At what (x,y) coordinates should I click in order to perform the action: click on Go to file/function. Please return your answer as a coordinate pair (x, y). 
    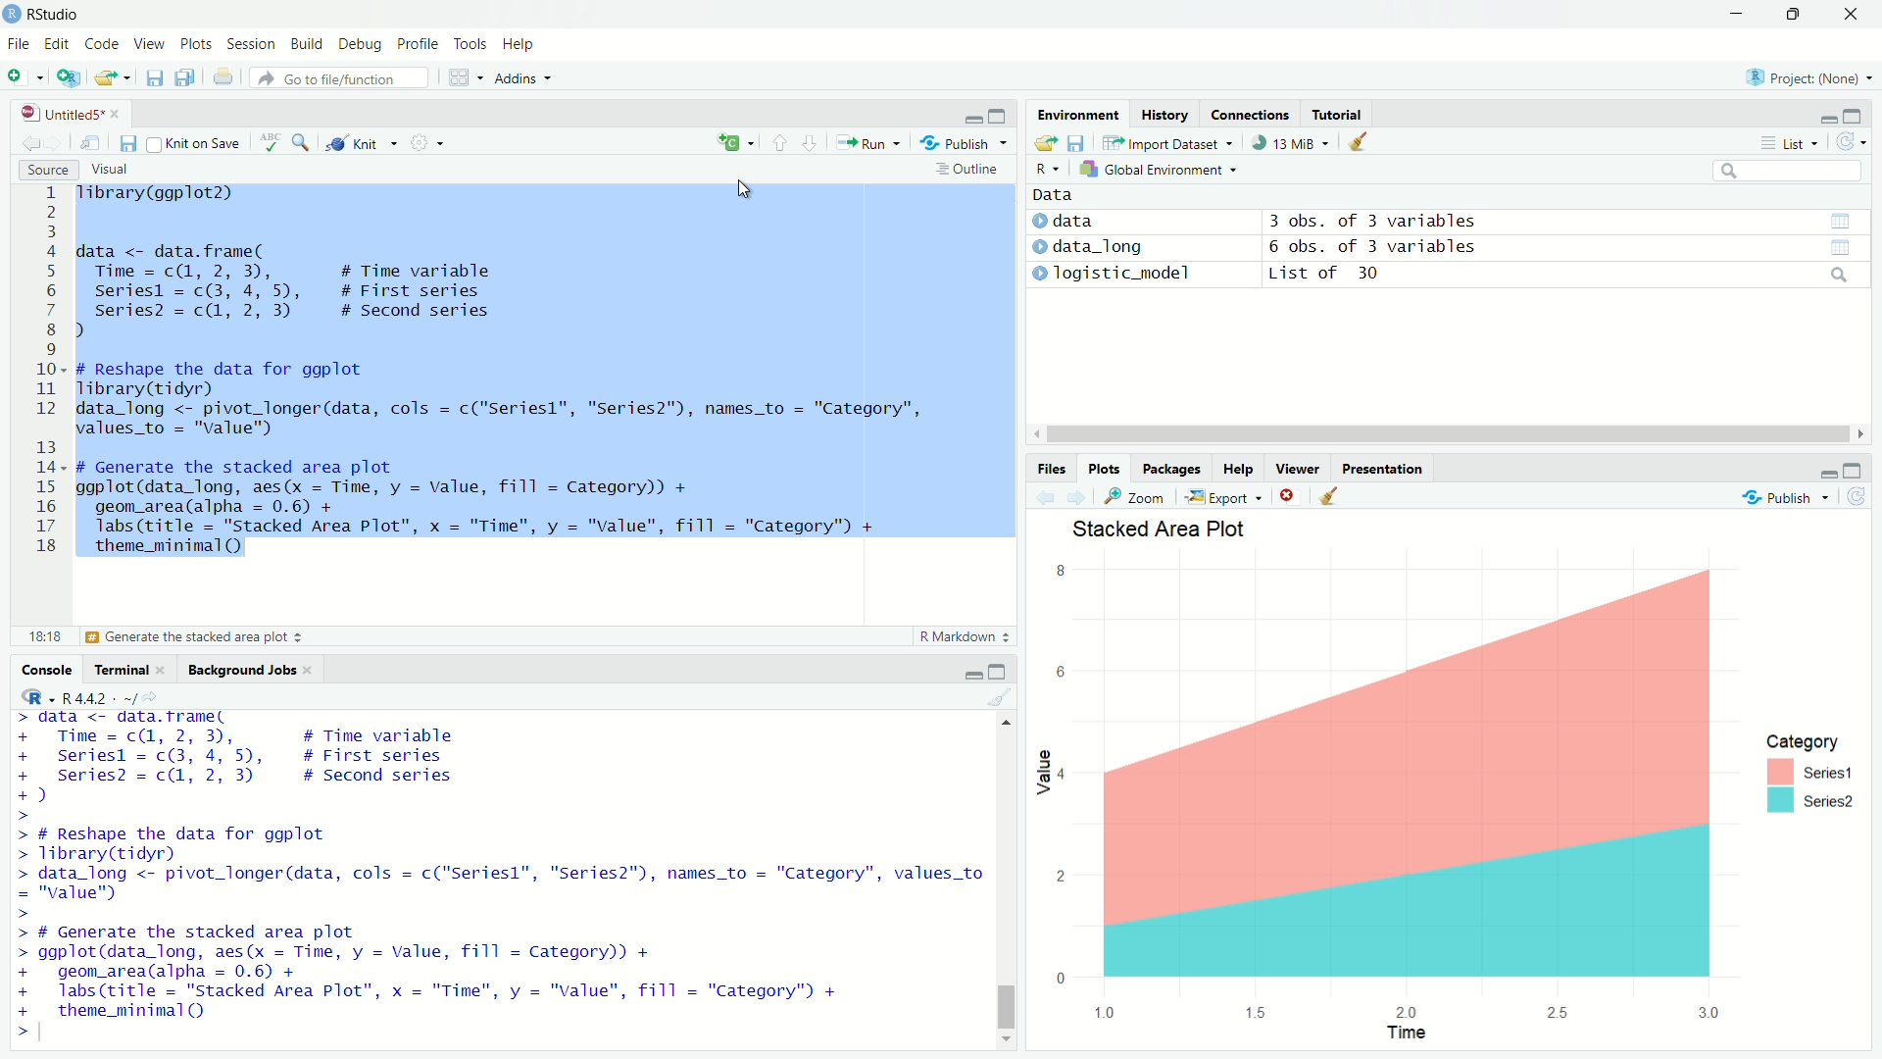
    Looking at the image, I should click on (343, 77).